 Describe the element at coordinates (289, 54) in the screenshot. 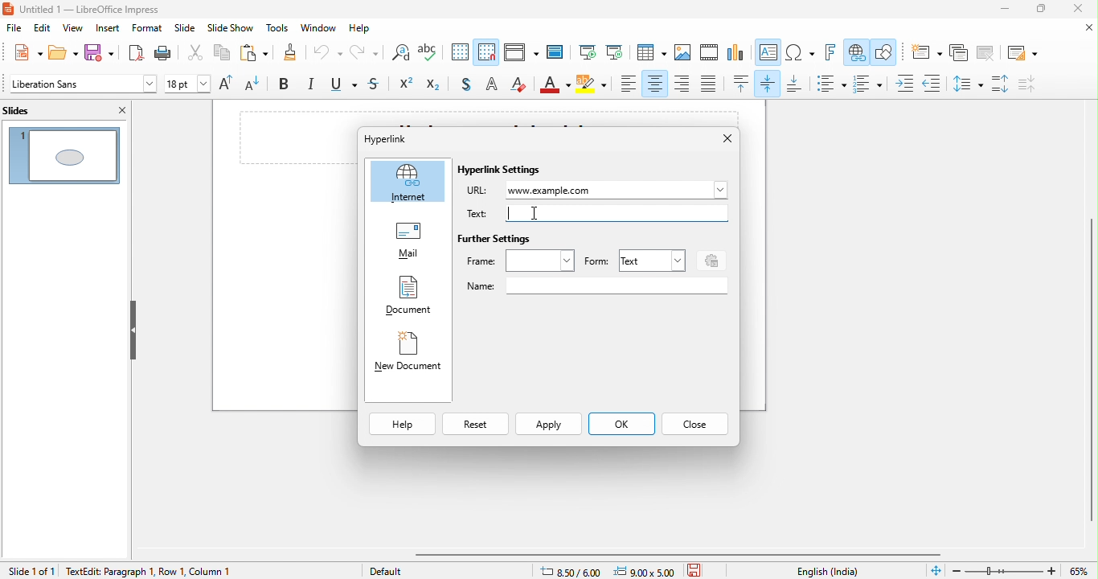

I see `clone formatting ` at that location.